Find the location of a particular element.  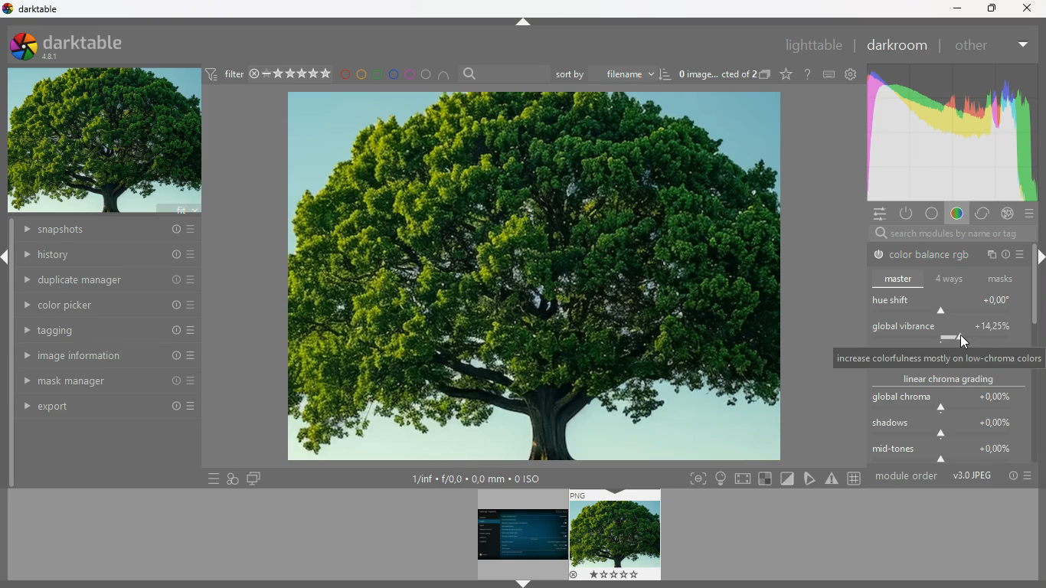

semi circle is located at coordinates (448, 77).